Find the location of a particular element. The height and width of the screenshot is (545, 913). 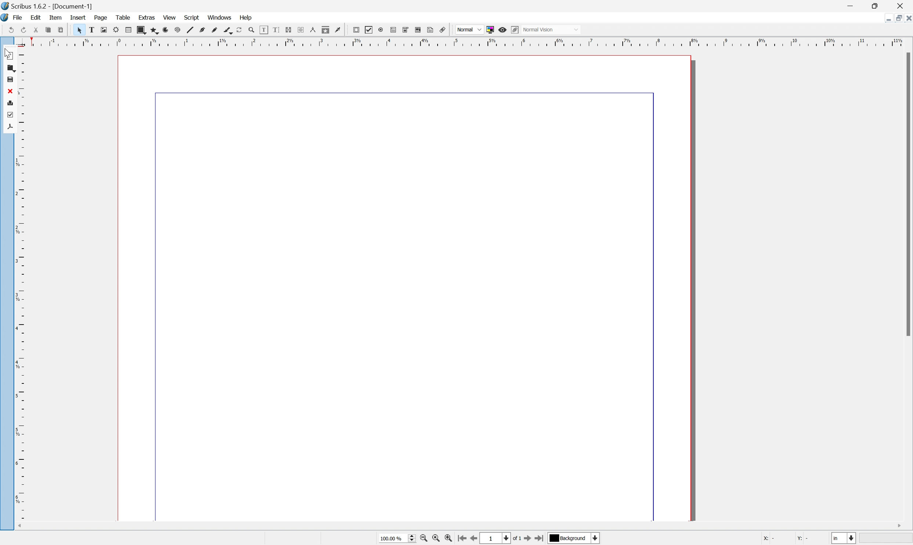

toggle color in preview mode is located at coordinates (490, 29).